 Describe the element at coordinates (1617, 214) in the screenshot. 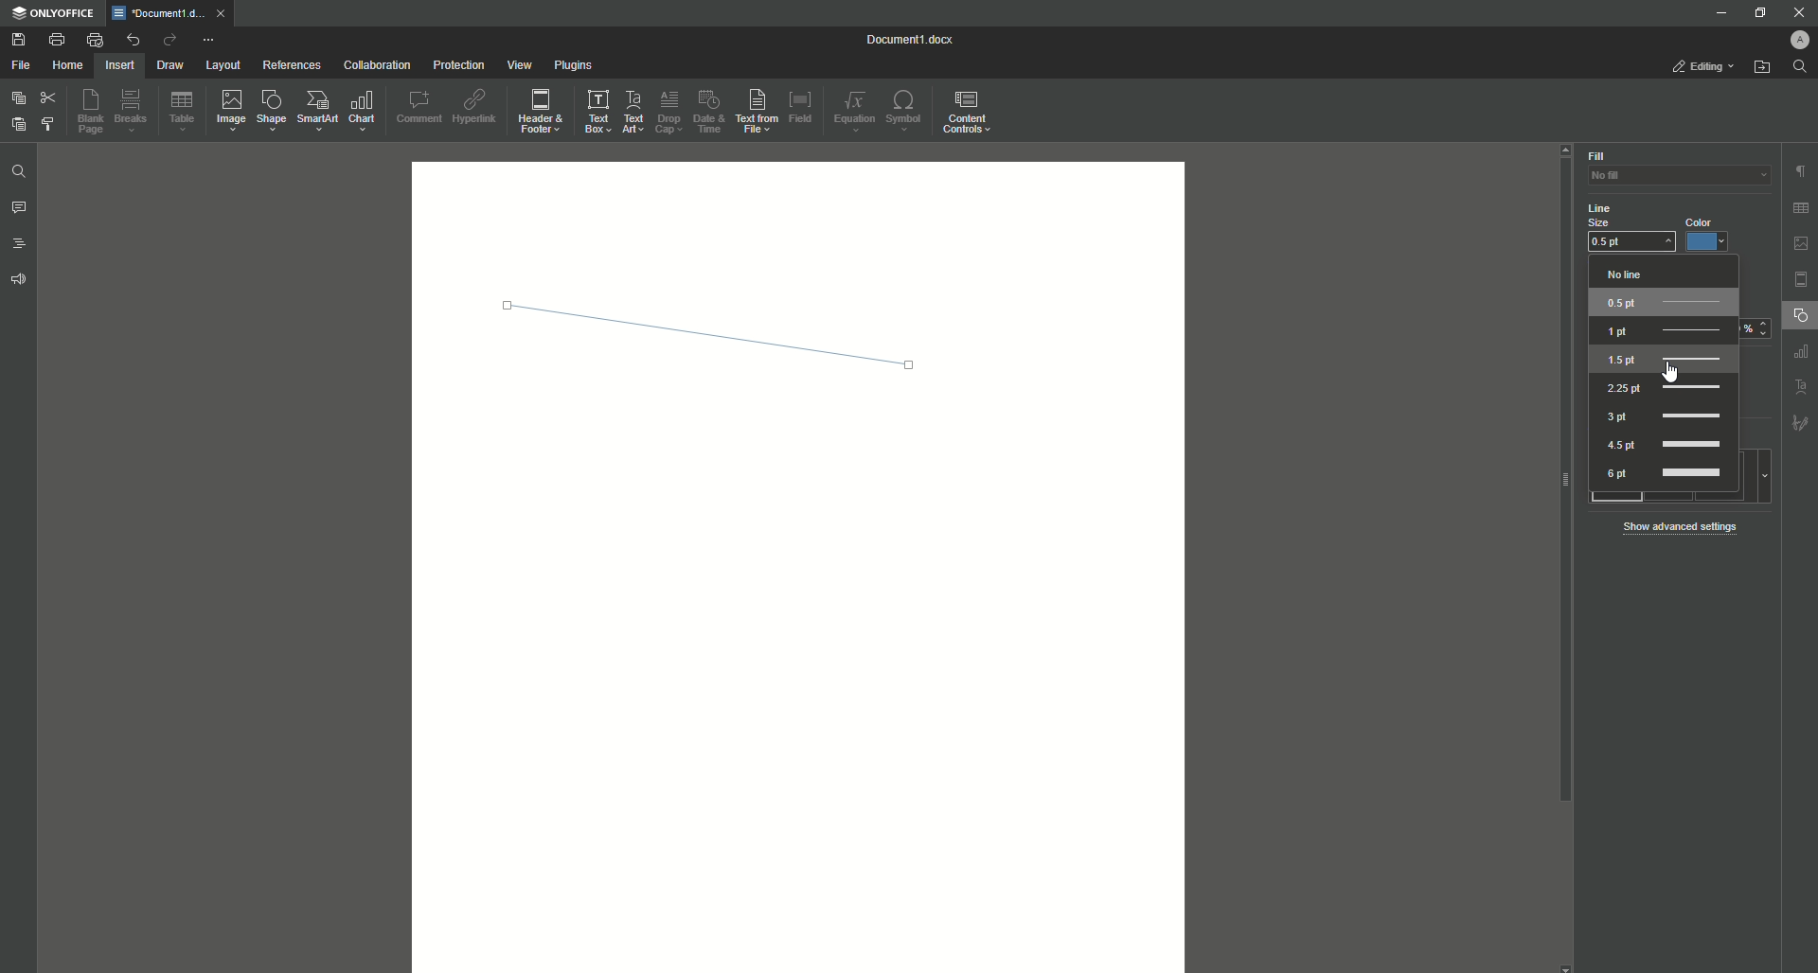

I see `Line Size` at that location.